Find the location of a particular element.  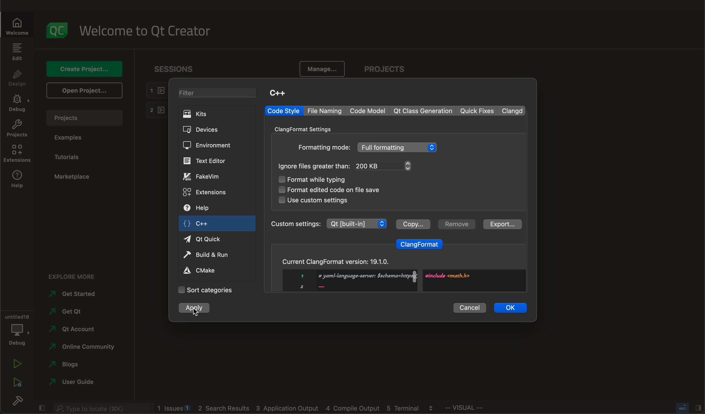

tutorials is located at coordinates (69, 157).